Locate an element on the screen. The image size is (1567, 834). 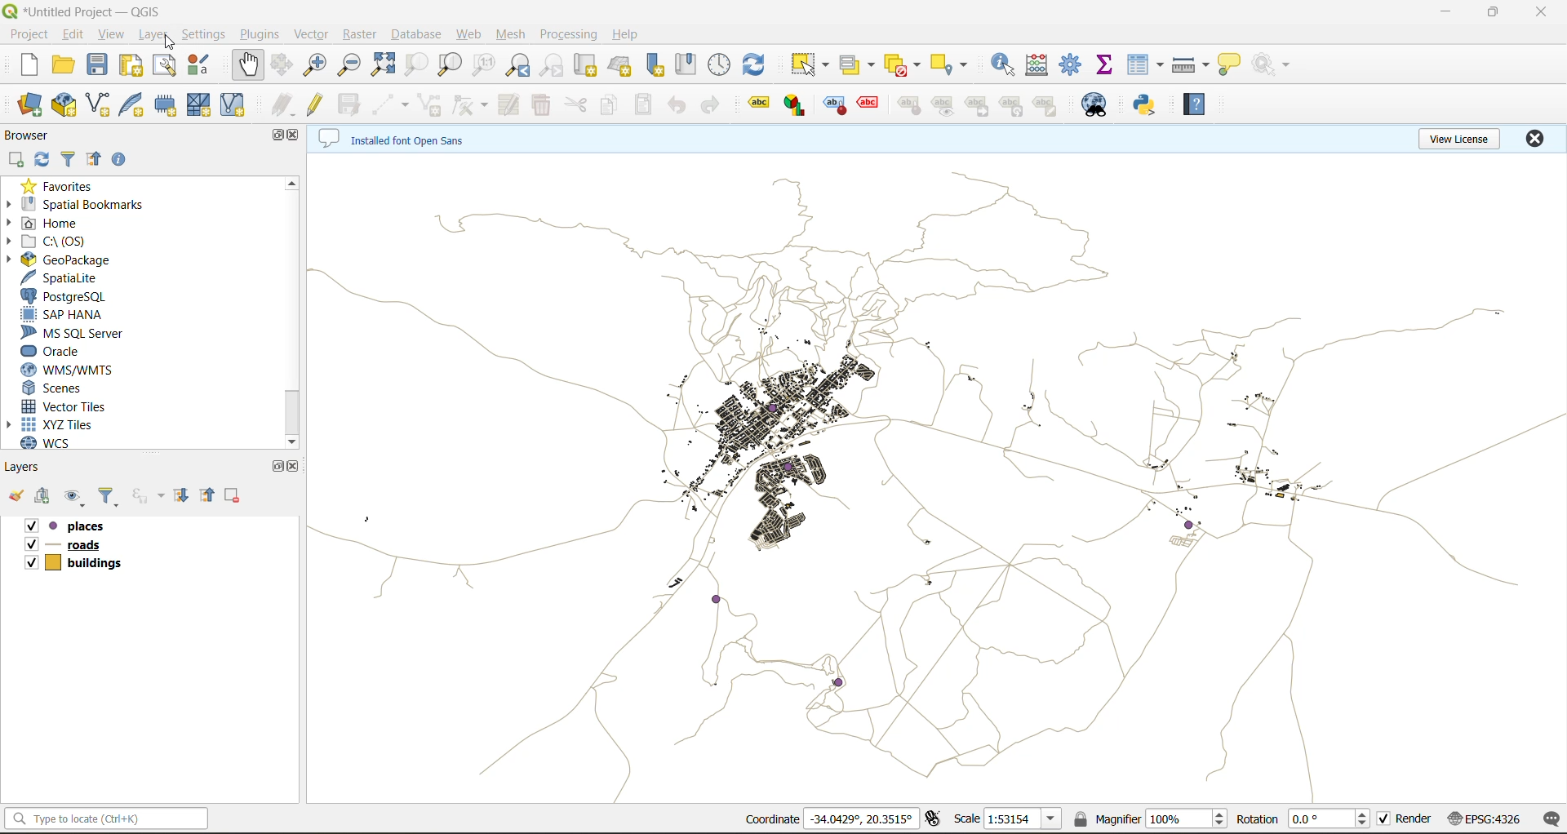
show layout is located at coordinates (166, 65).